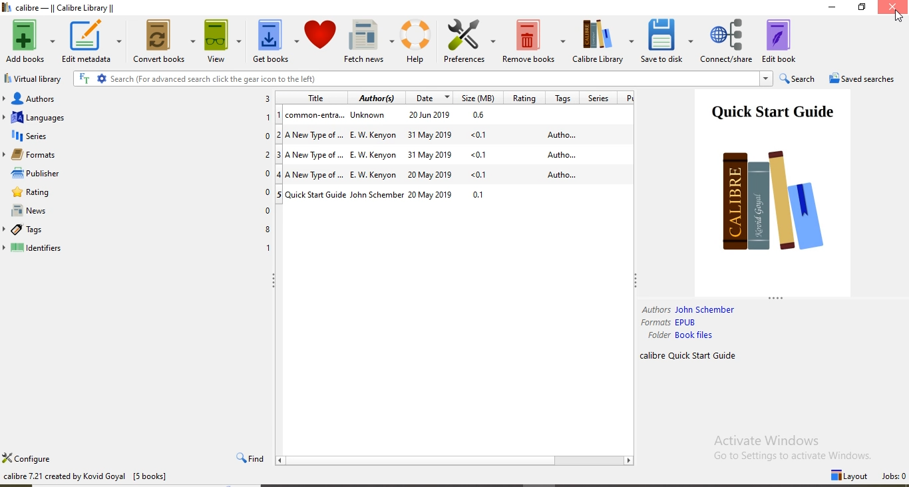 The image size is (909, 487). Describe the element at coordinates (317, 194) in the screenshot. I see `Quick Start Guide` at that location.